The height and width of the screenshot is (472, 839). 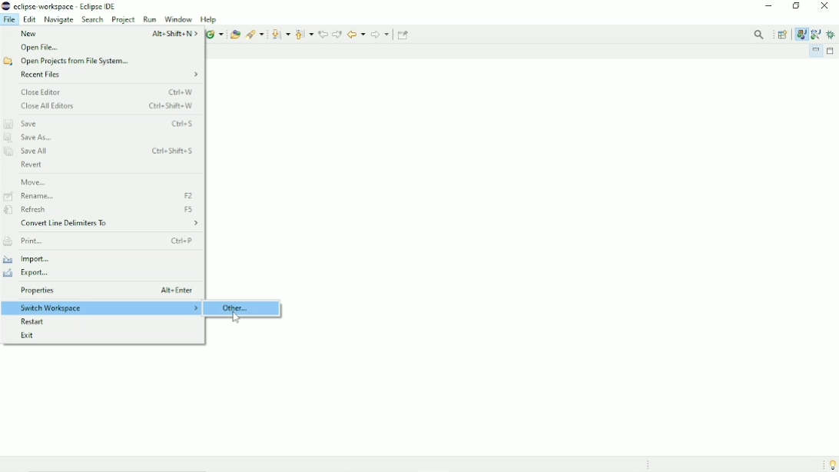 I want to click on Debug, so click(x=832, y=35).